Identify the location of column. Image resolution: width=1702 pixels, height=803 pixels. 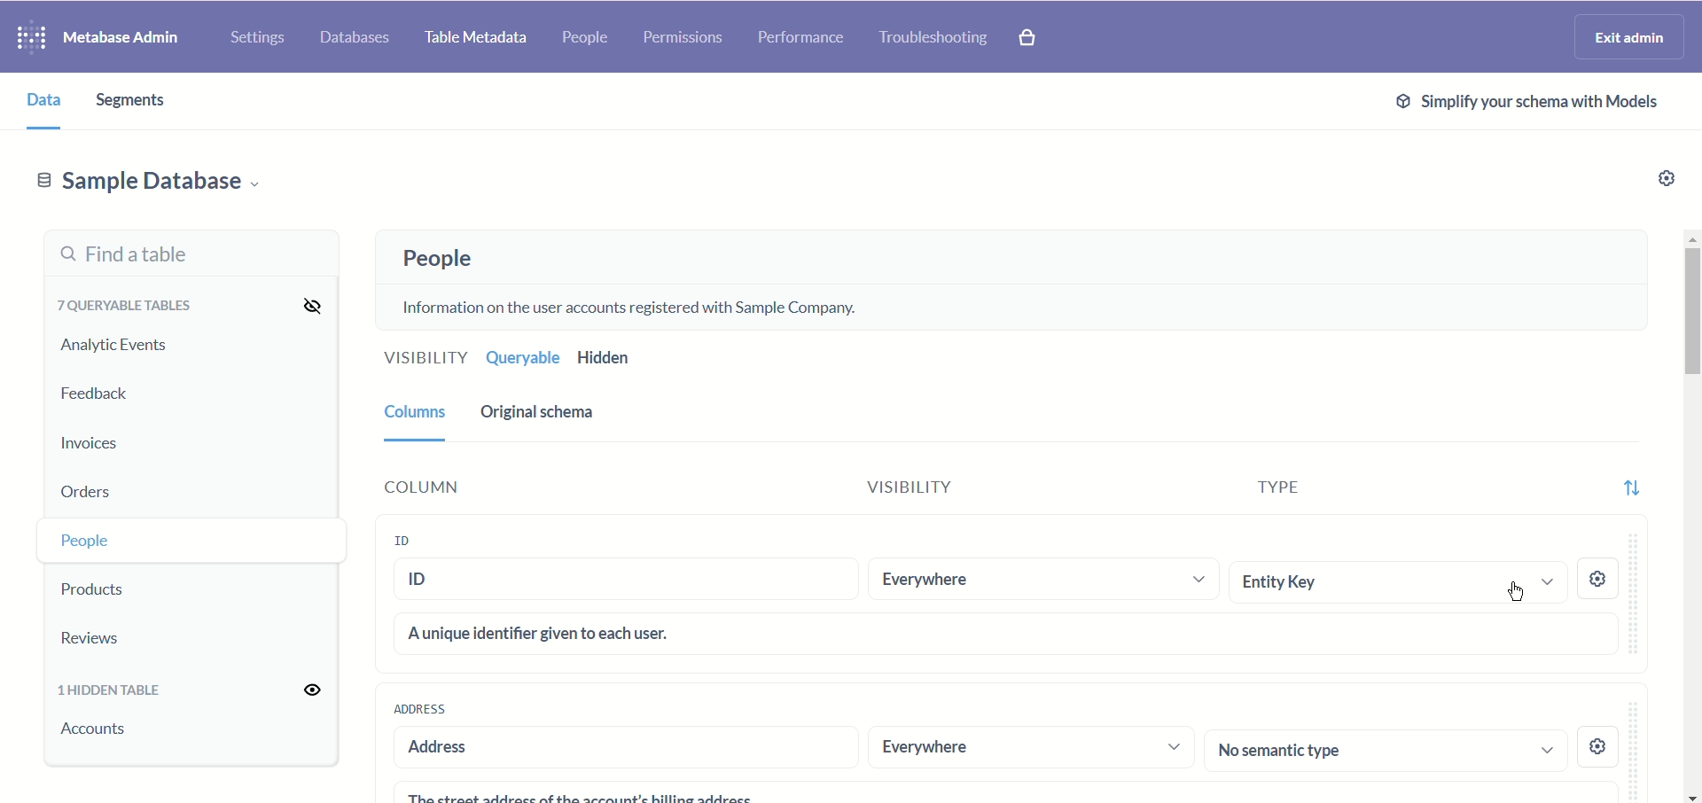
(481, 487).